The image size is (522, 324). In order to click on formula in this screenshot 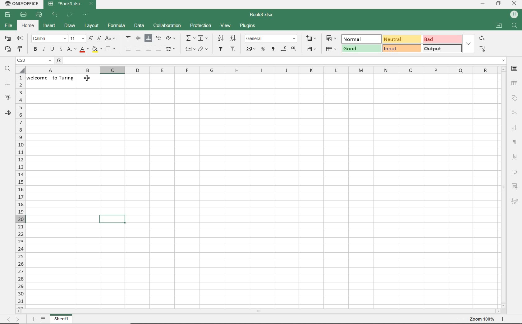, I will do `click(117, 25)`.